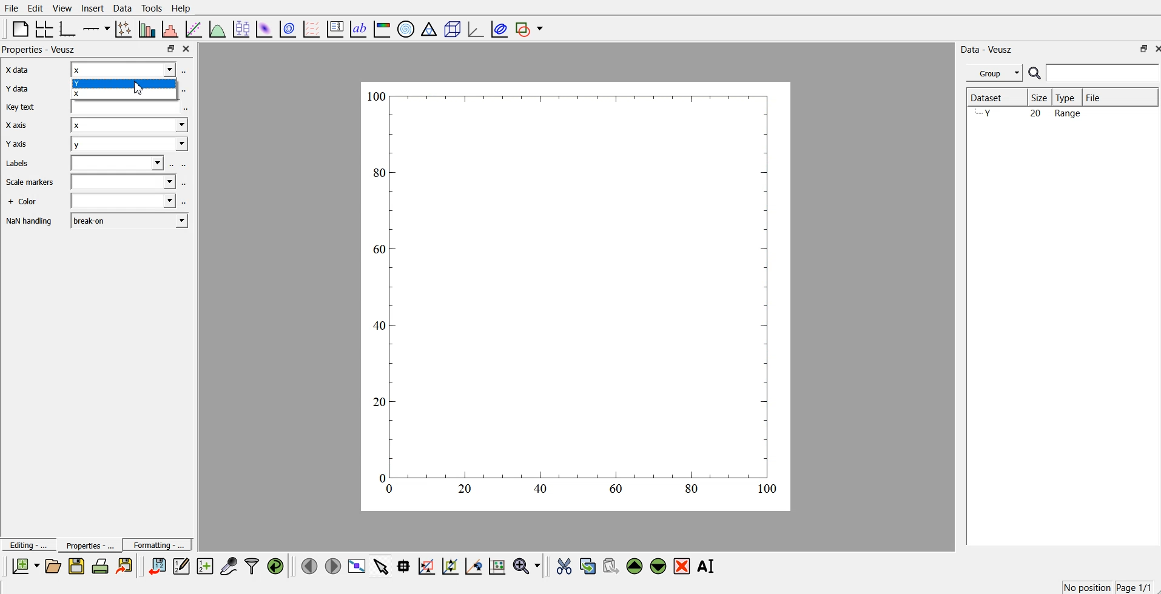 The image size is (1161, 594). Describe the element at coordinates (184, 8) in the screenshot. I see `Help` at that location.